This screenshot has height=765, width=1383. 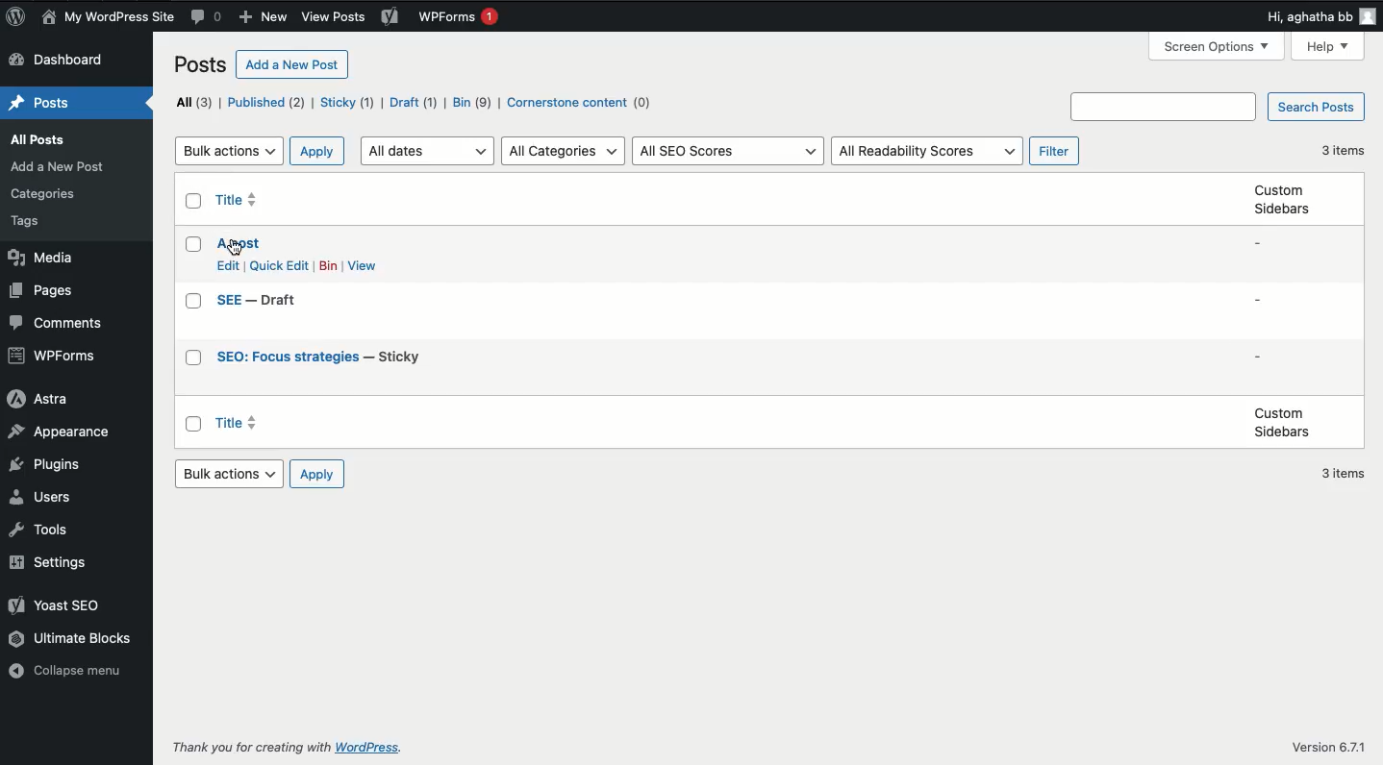 I want to click on Ultimate blocks, so click(x=69, y=643).